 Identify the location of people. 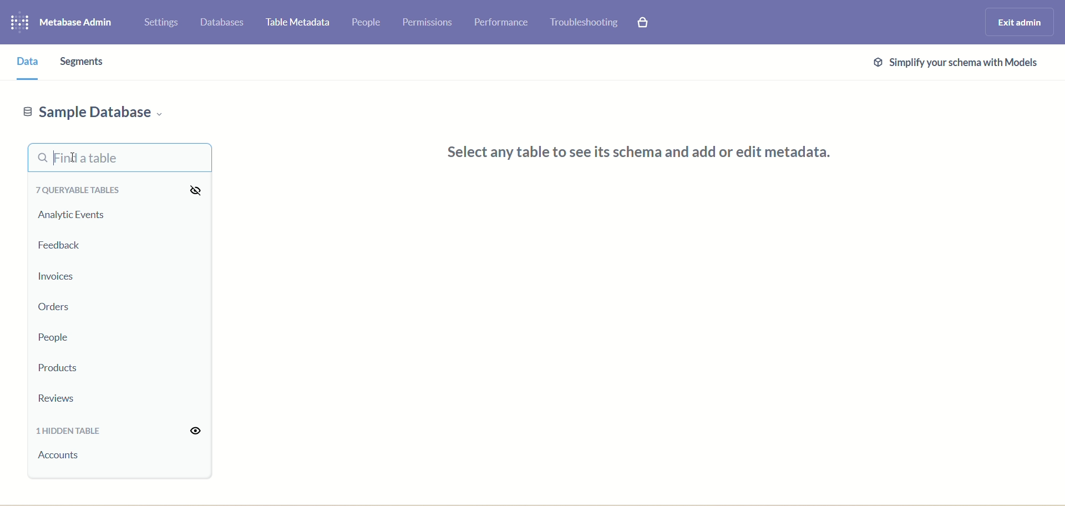
(55, 338).